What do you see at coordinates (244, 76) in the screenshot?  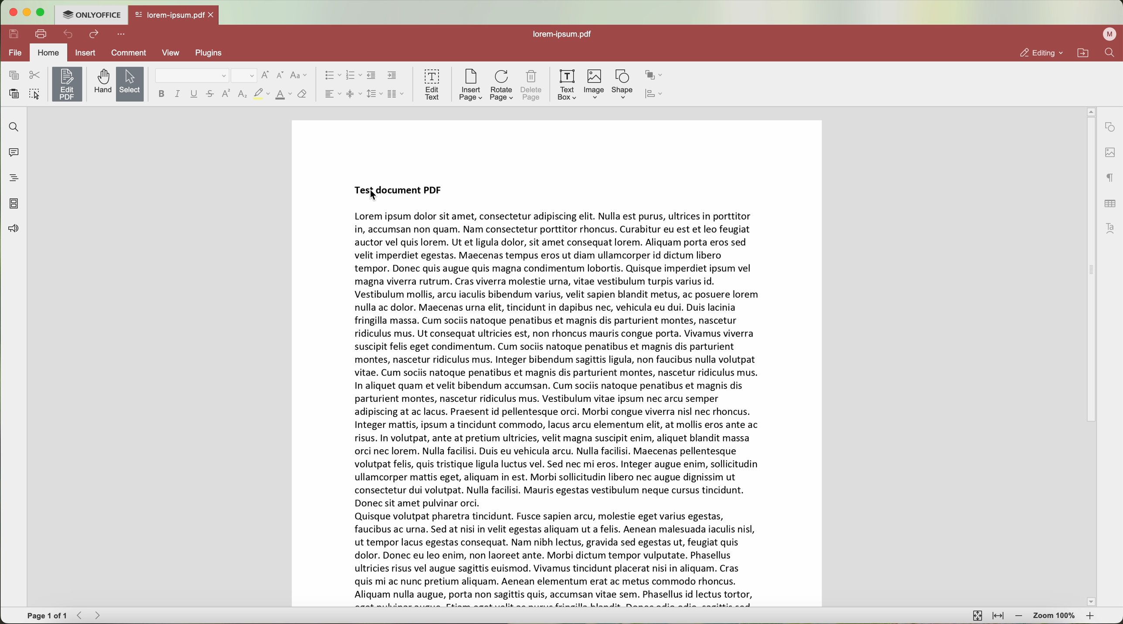 I see `size font` at bounding box center [244, 76].